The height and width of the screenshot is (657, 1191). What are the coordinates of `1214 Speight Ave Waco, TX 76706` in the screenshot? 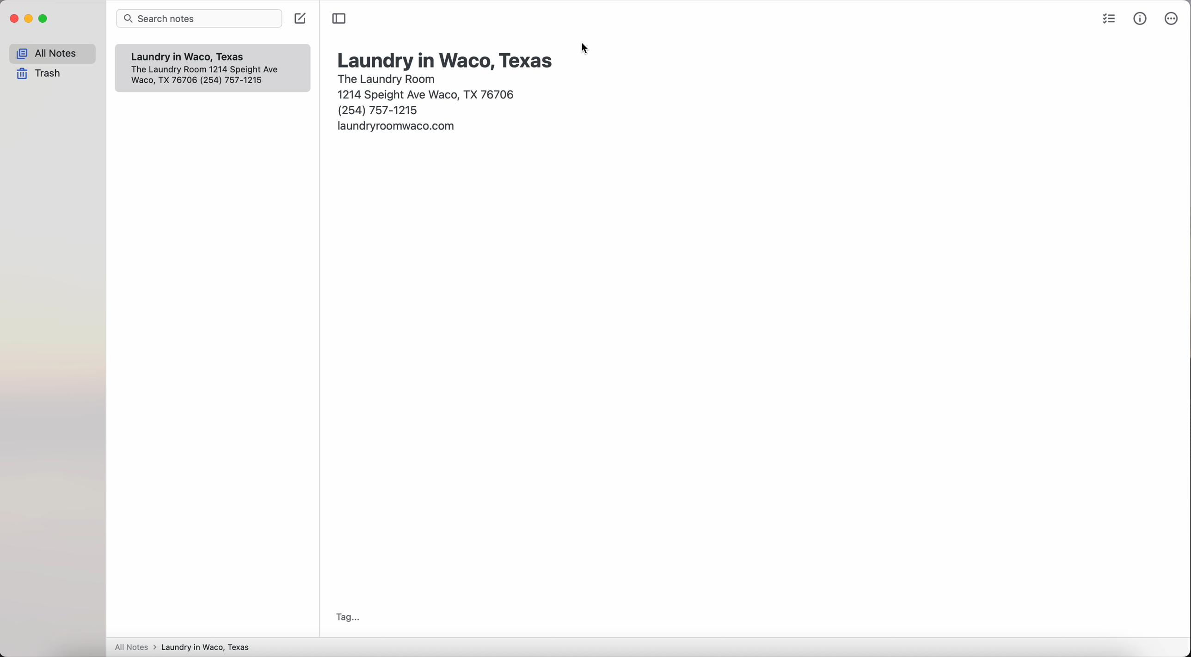 It's located at (429, 93).